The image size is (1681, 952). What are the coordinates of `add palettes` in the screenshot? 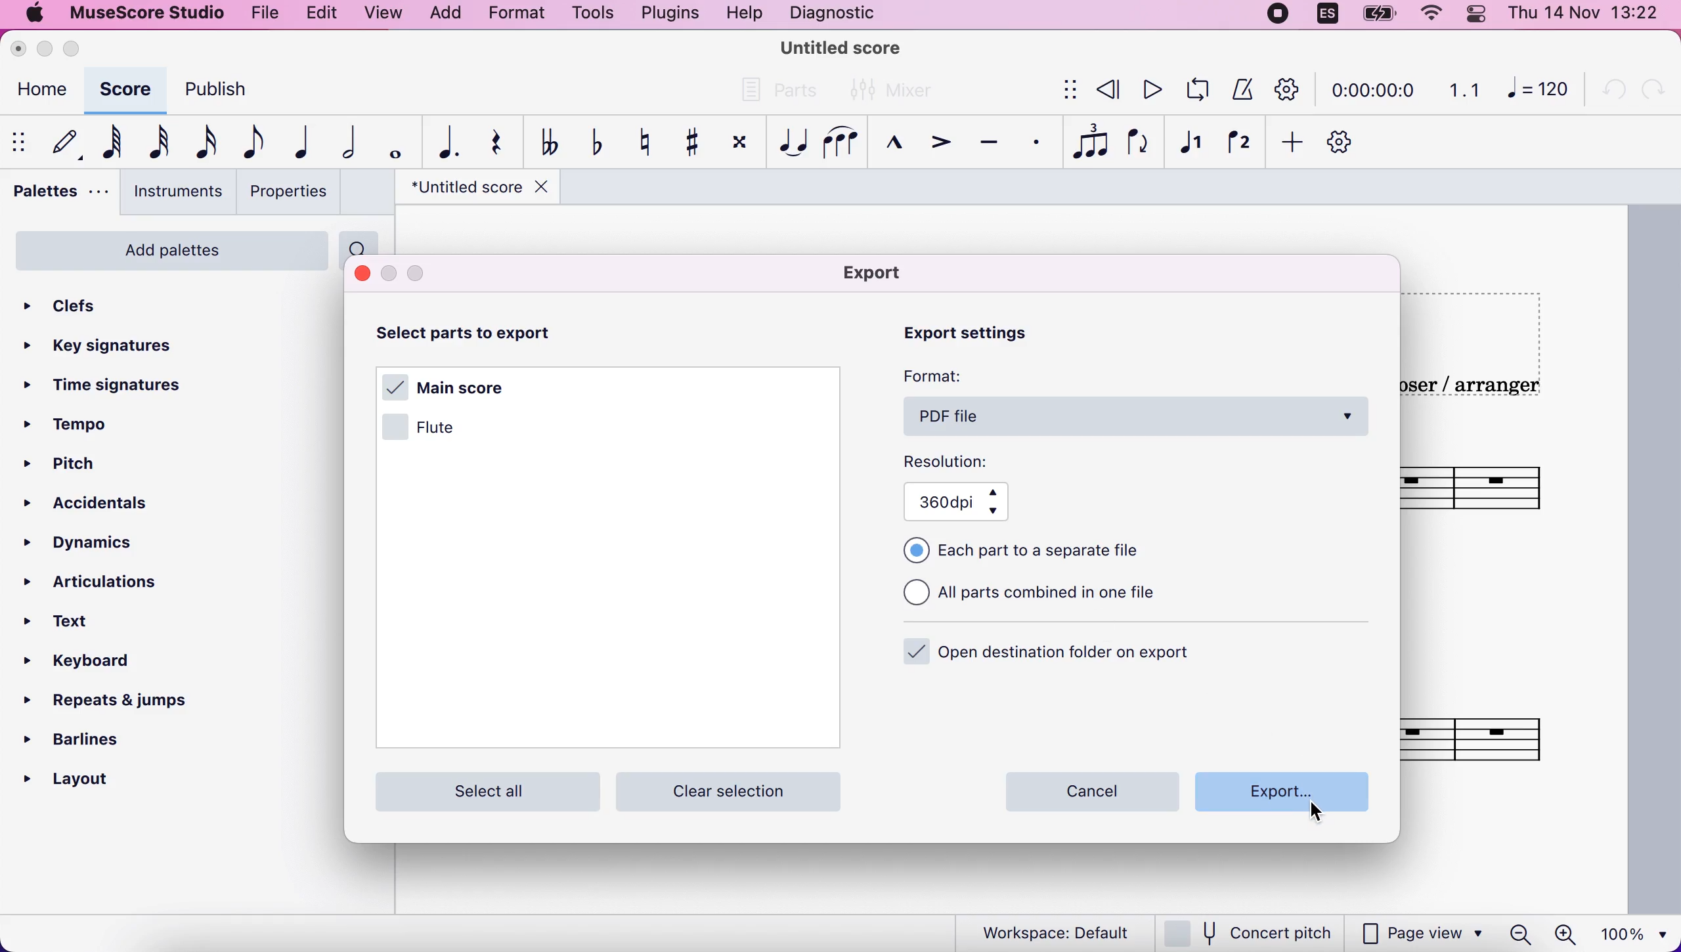 It's located at (171, 249).